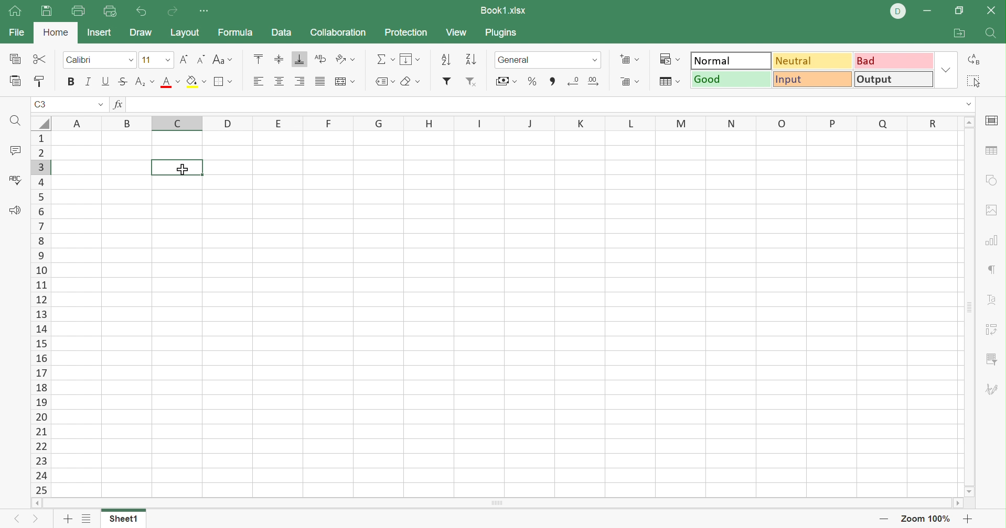  What do you see at coordinates (88, 80) in the screenshot?
I see `Italic` at bounding box center [88, 80].